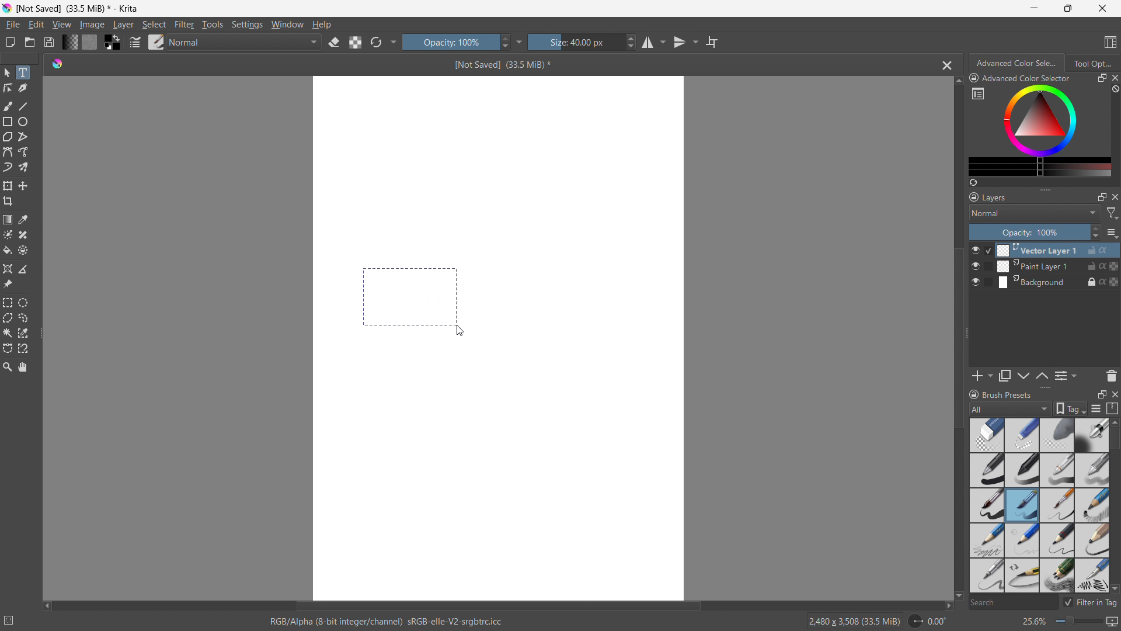 The width and height of the screenshot is (1121, 631). Describe the element at coordinates (1020, 78) in the screenshot. I see `advanced color selector` at that location.